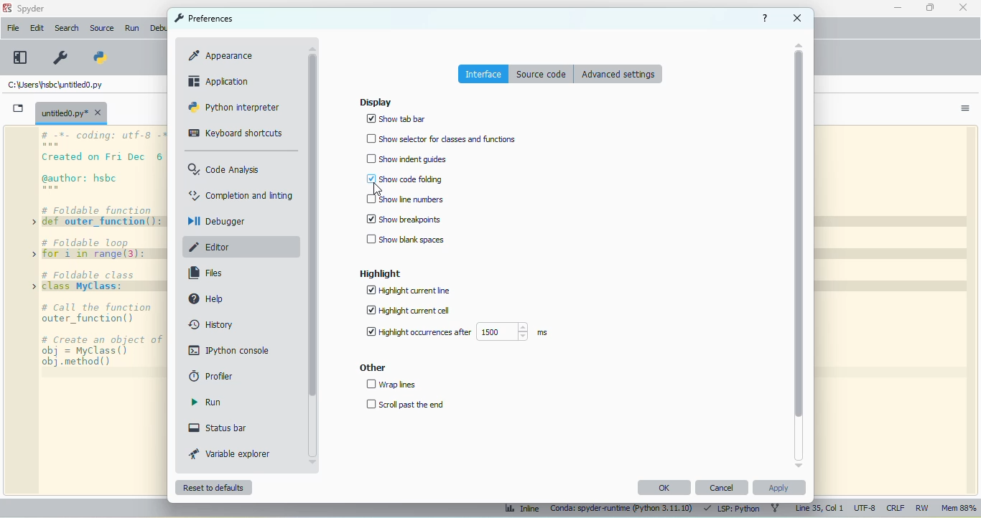 This screenshot has height=518, width=981. What do you see at coordinates (235, 133) in the screenshot?
I see `keyboard shortcuts` at bounding box center [235, 133].